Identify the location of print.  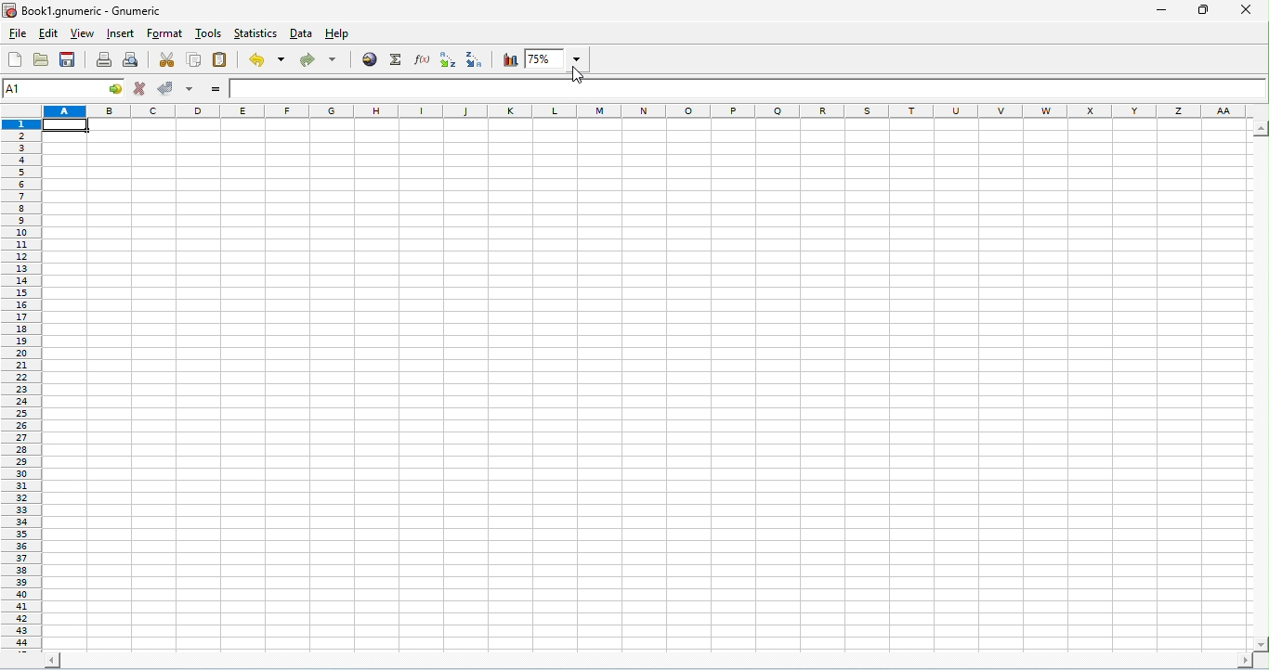
(103, 59).